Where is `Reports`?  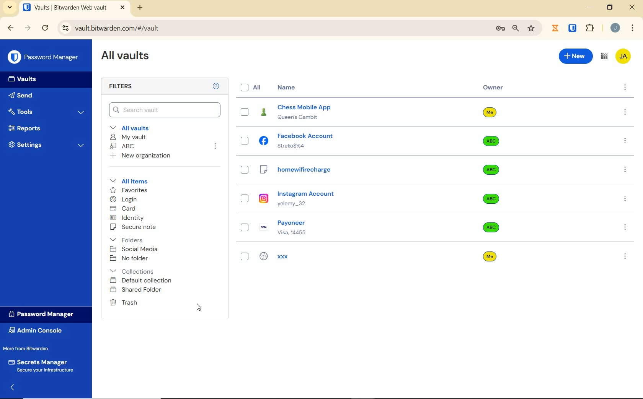
Reports is located at coordinates (29, 128).